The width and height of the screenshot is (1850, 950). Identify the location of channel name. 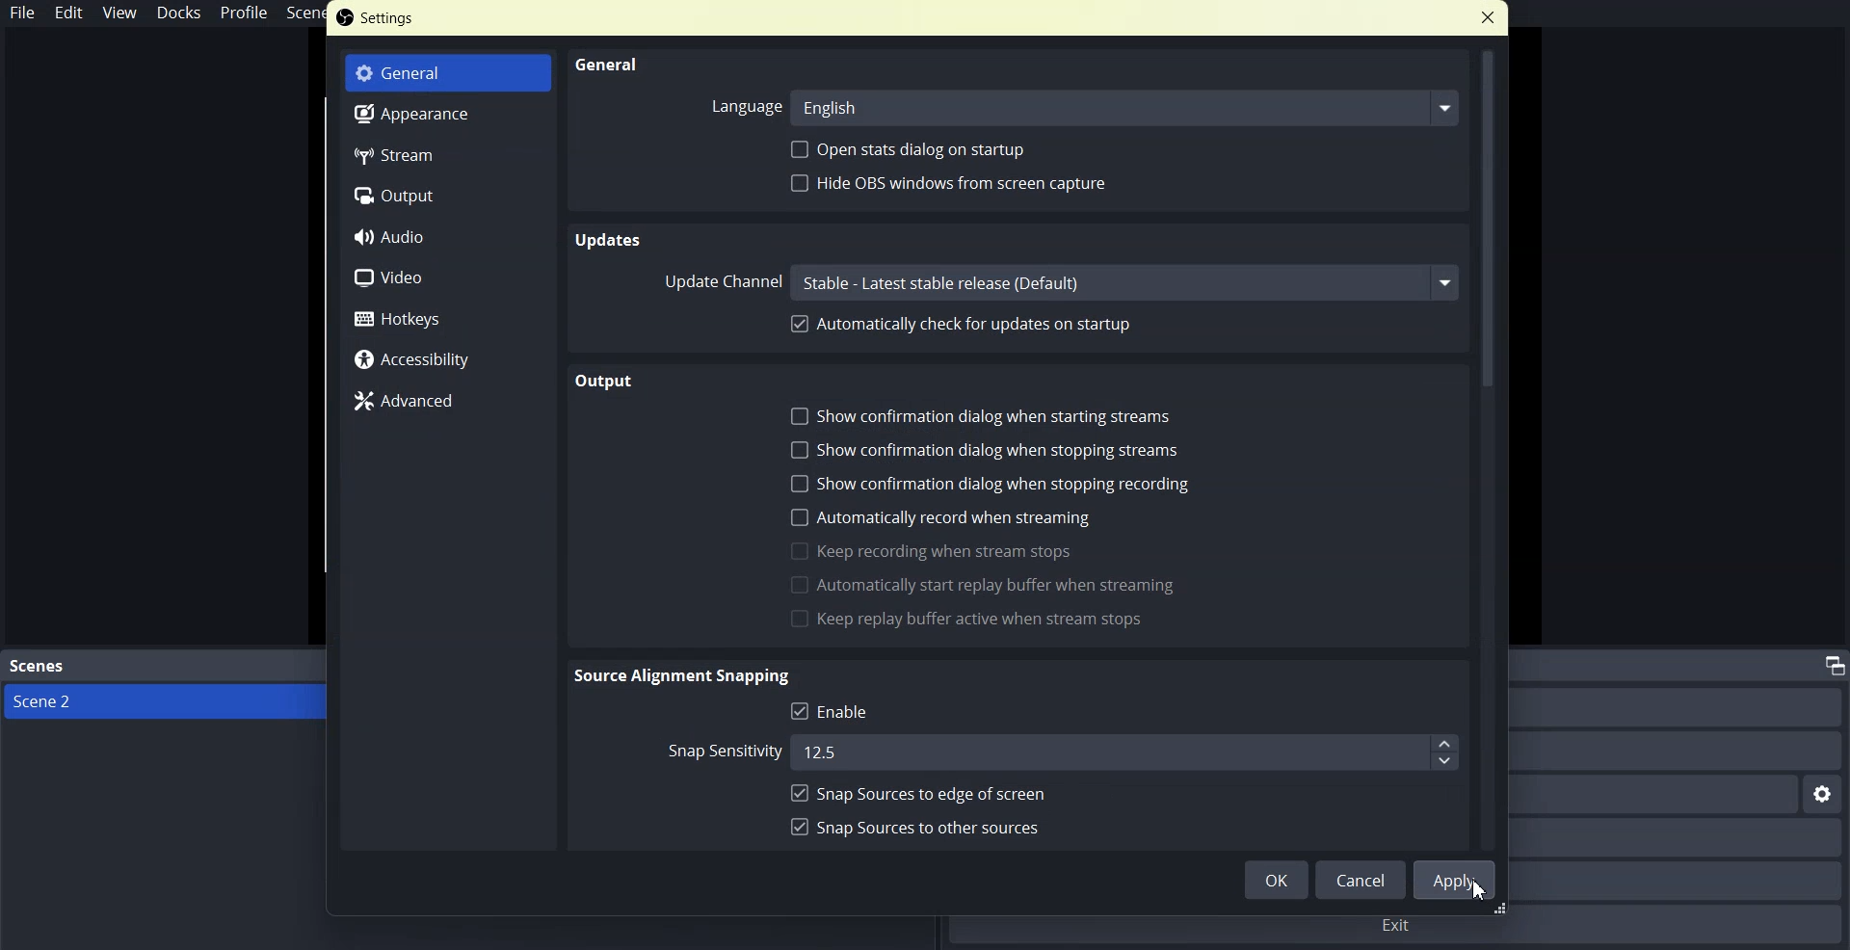
(1127, 282).